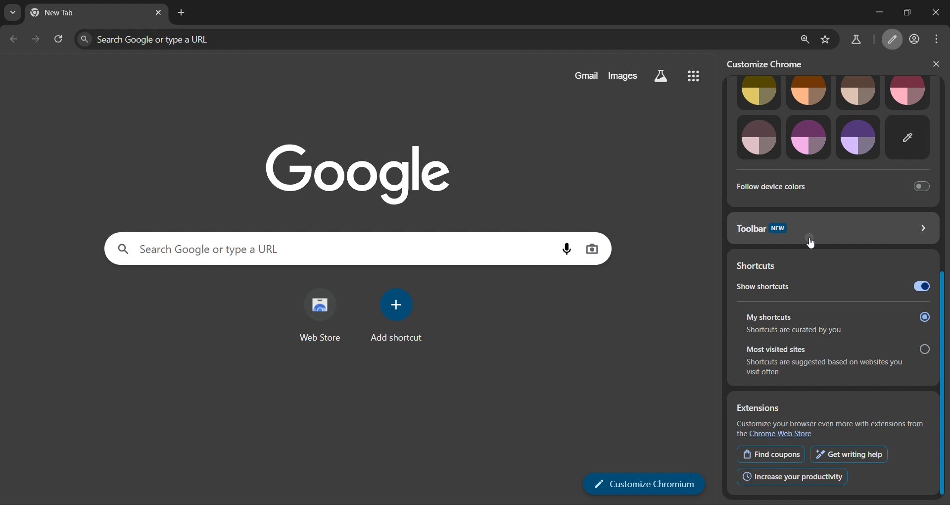 This screenshot has width=950, height=505. I want to click on toolbar, so click(832, 233).